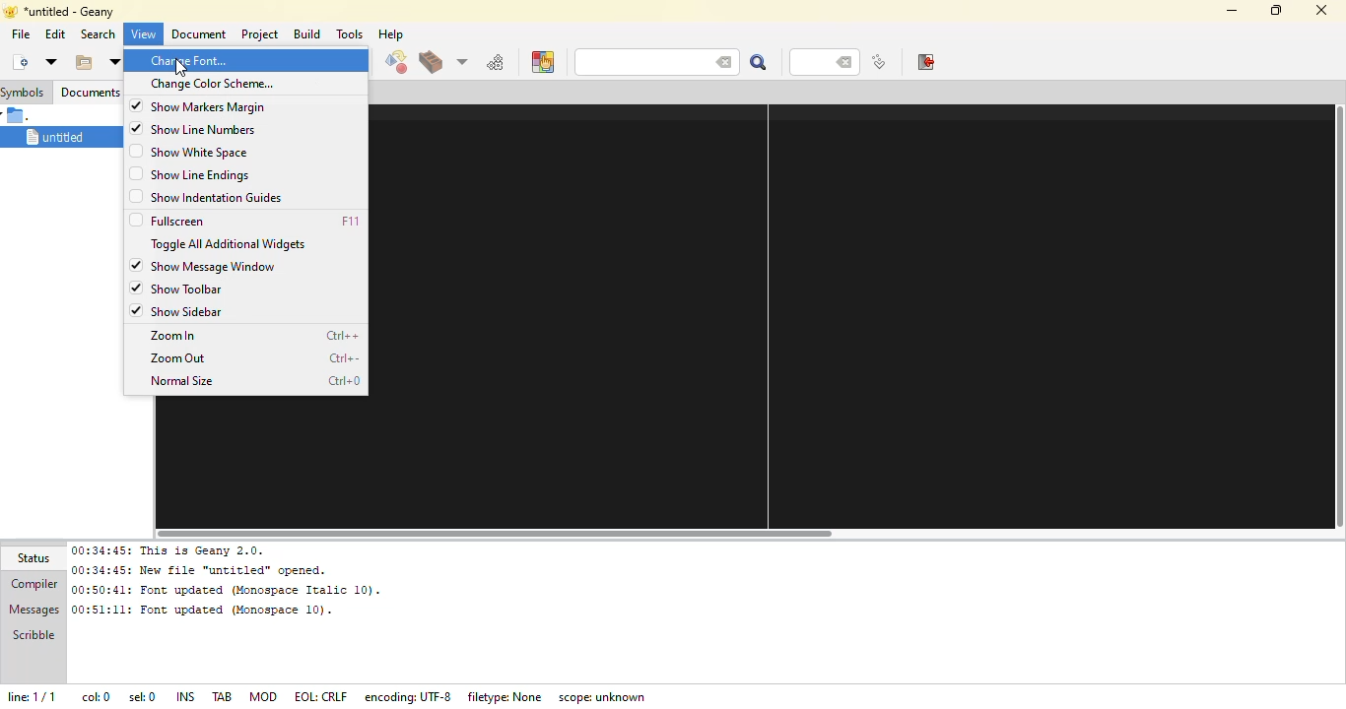 This screenshot has height=709, width=1346. Describe the element at coordinates (113, 62) in the screenshot. I see `open recent file` at that location.